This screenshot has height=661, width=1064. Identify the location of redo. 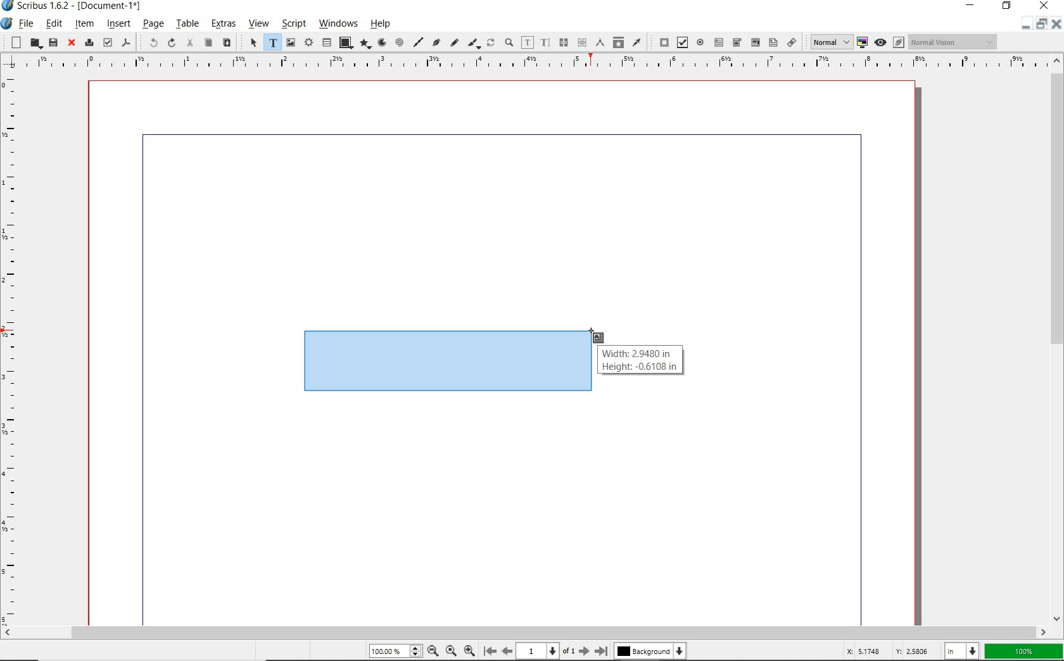
(170, 42).